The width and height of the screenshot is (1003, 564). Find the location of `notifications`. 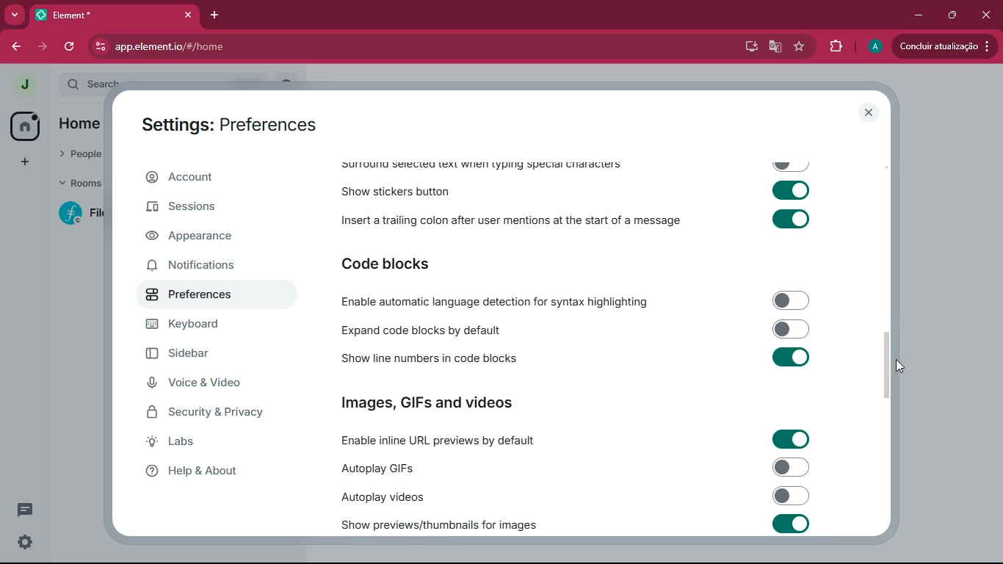

notifications is located at coordinates (202, 268).